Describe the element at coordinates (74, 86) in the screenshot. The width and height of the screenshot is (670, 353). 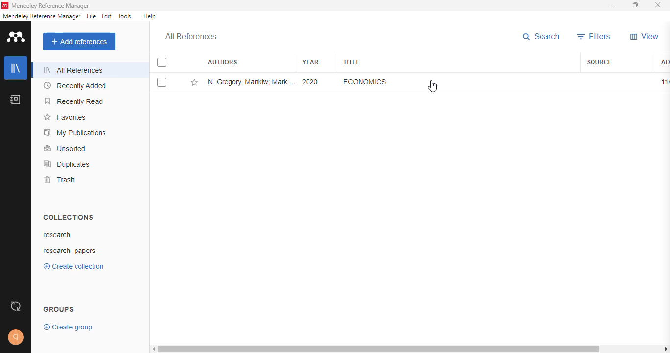
I see `recently added` at that location.